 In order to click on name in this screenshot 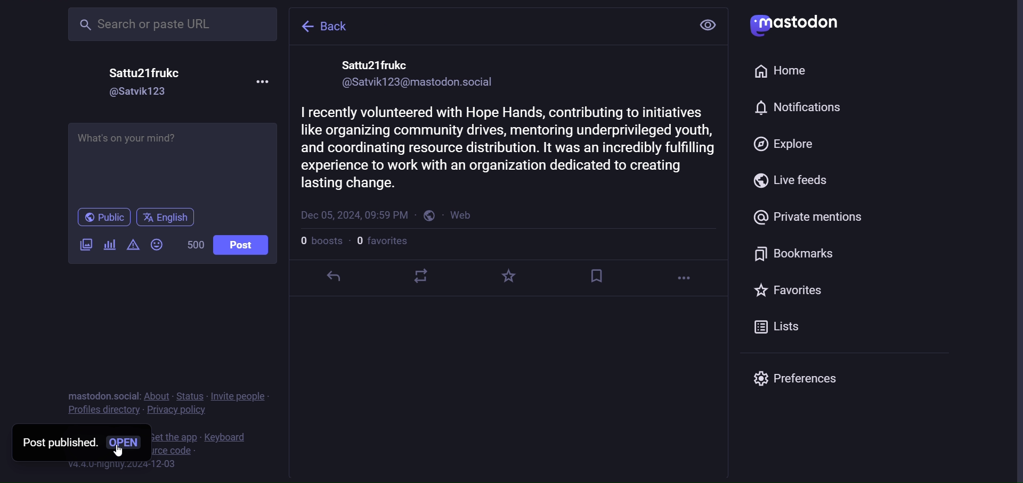, I will do `click(143, 72)`.